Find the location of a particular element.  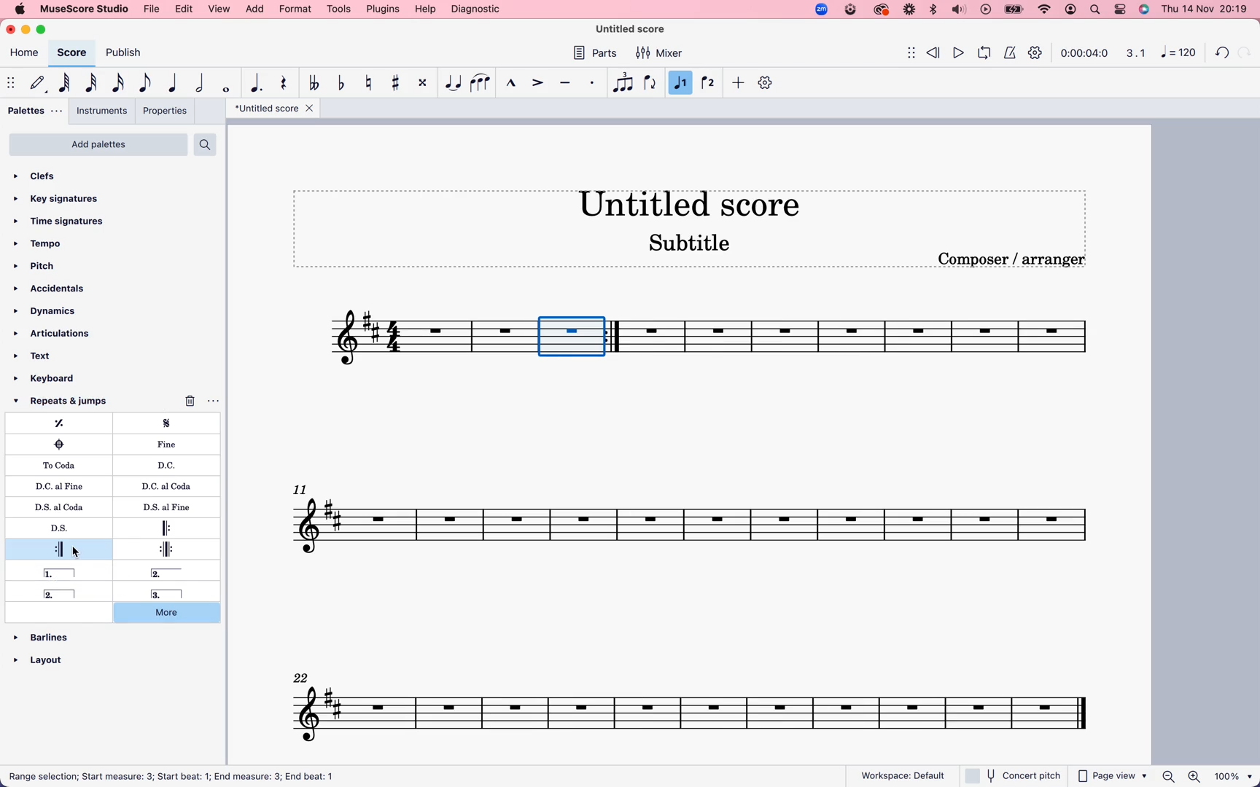

zoom is located at coordinates (1207, 777).